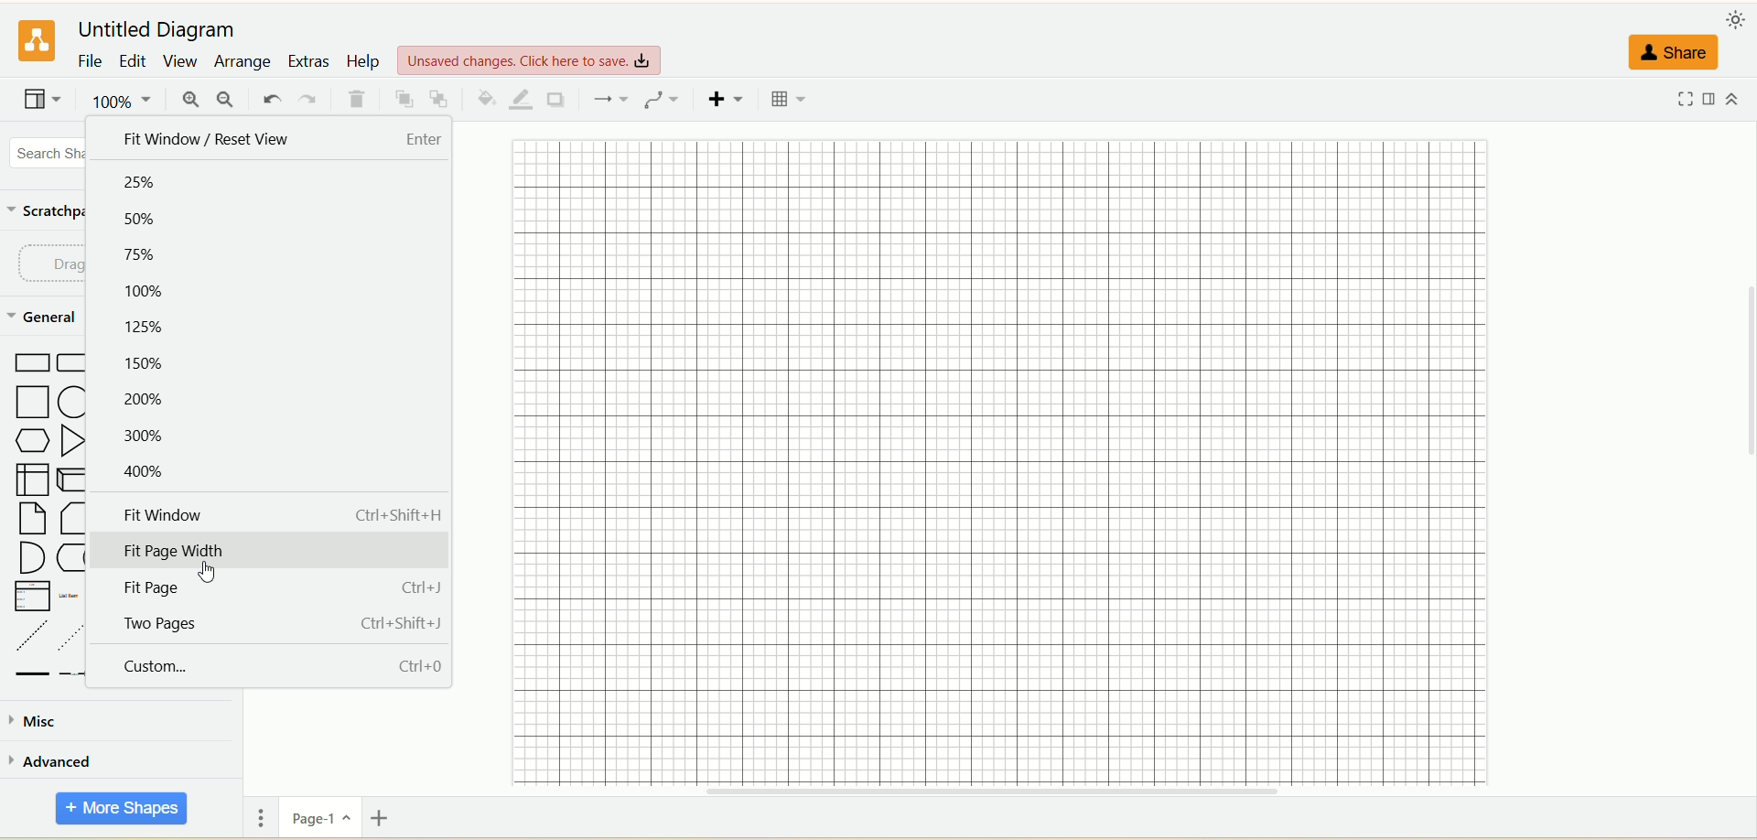 The image size is (1757, 840). I want to click on delete, so click(358, 101).